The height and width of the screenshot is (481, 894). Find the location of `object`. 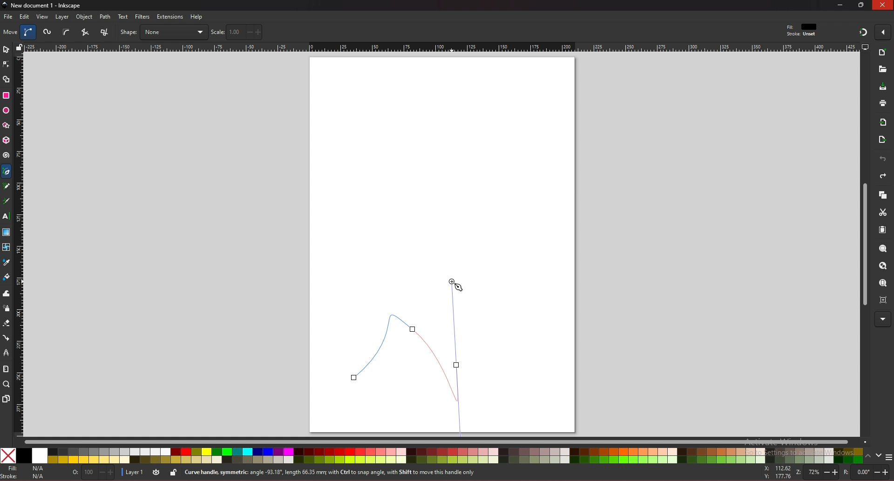

object is located at coordinates (86, 17).